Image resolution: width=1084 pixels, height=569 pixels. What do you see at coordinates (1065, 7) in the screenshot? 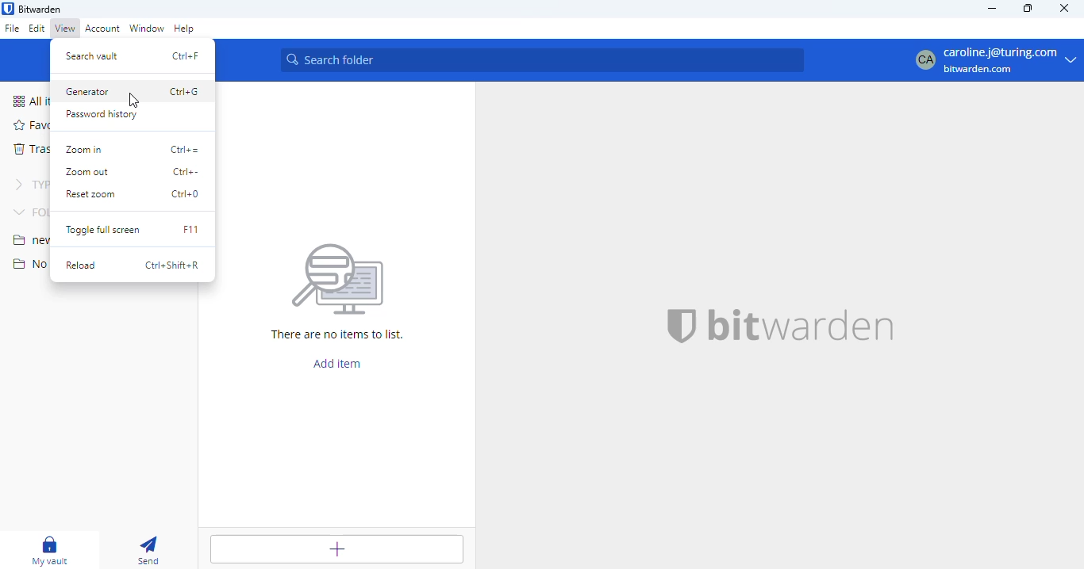
I see `close` at bounding box center [1065, 7].